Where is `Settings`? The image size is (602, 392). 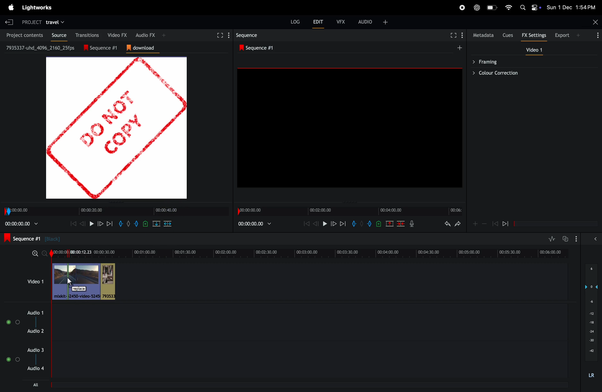 Settings is located at coordinates (462, 35).